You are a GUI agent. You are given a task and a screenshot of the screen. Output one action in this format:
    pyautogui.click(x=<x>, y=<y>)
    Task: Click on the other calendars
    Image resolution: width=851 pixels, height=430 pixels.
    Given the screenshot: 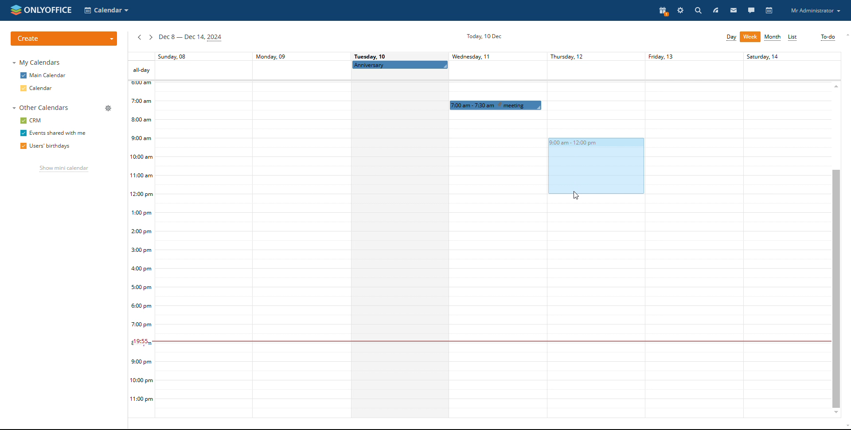 What is the action you would take?
    pyautogui.click(x=39, y=108)
    